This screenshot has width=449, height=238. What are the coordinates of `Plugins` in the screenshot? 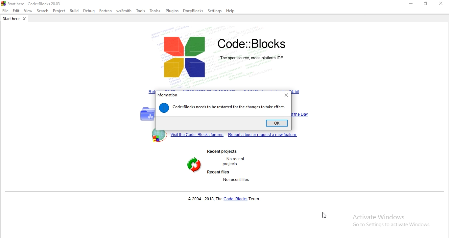 It's located at (172, 11).